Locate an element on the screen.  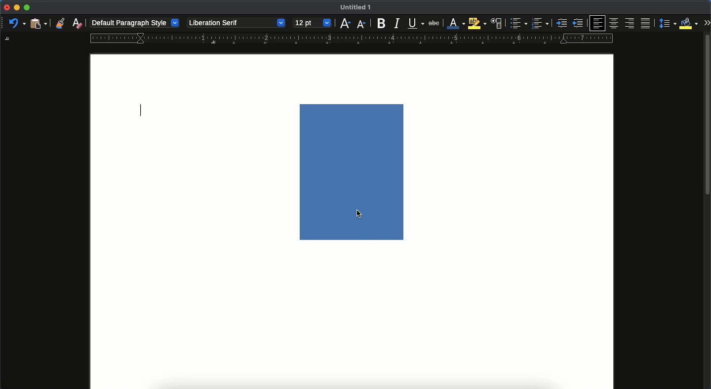
image is located at coordinates (353, 155).